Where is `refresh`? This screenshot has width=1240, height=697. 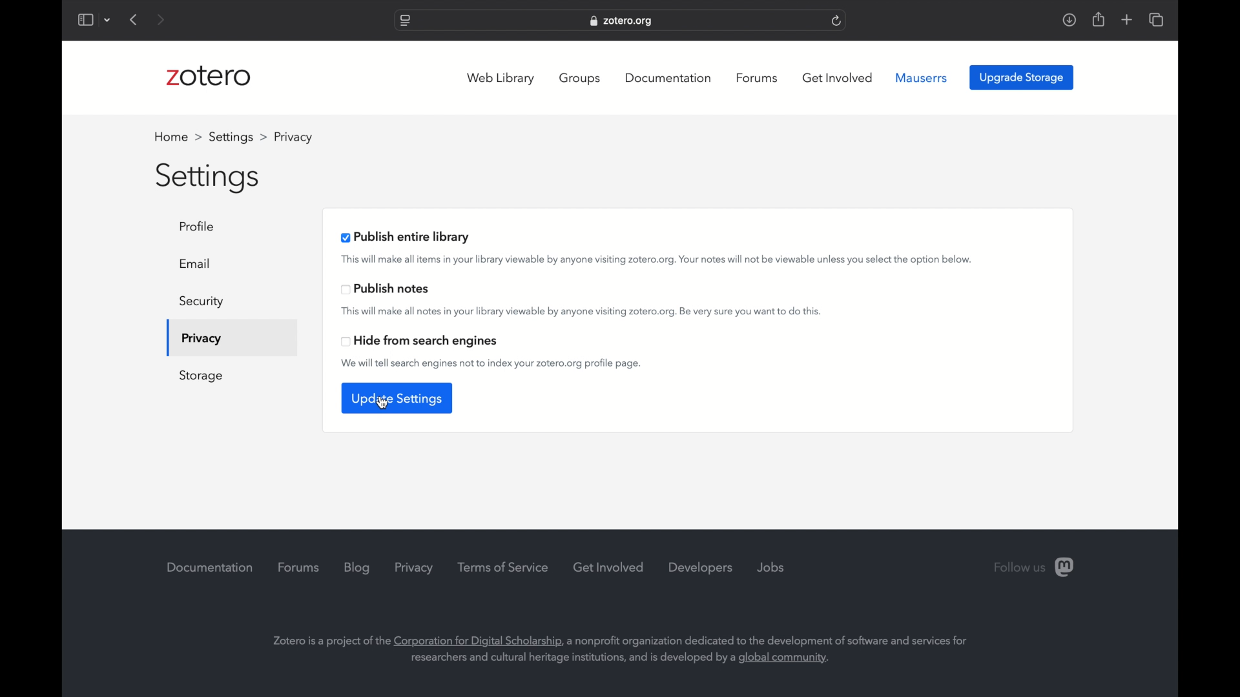
refresh is located at coordinates (838, 20).